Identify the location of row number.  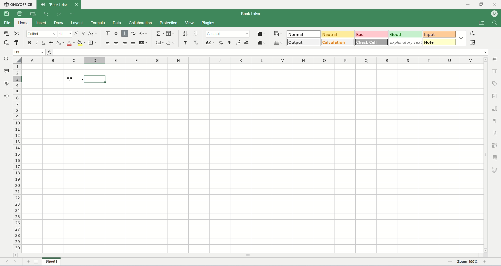
(17, 157).